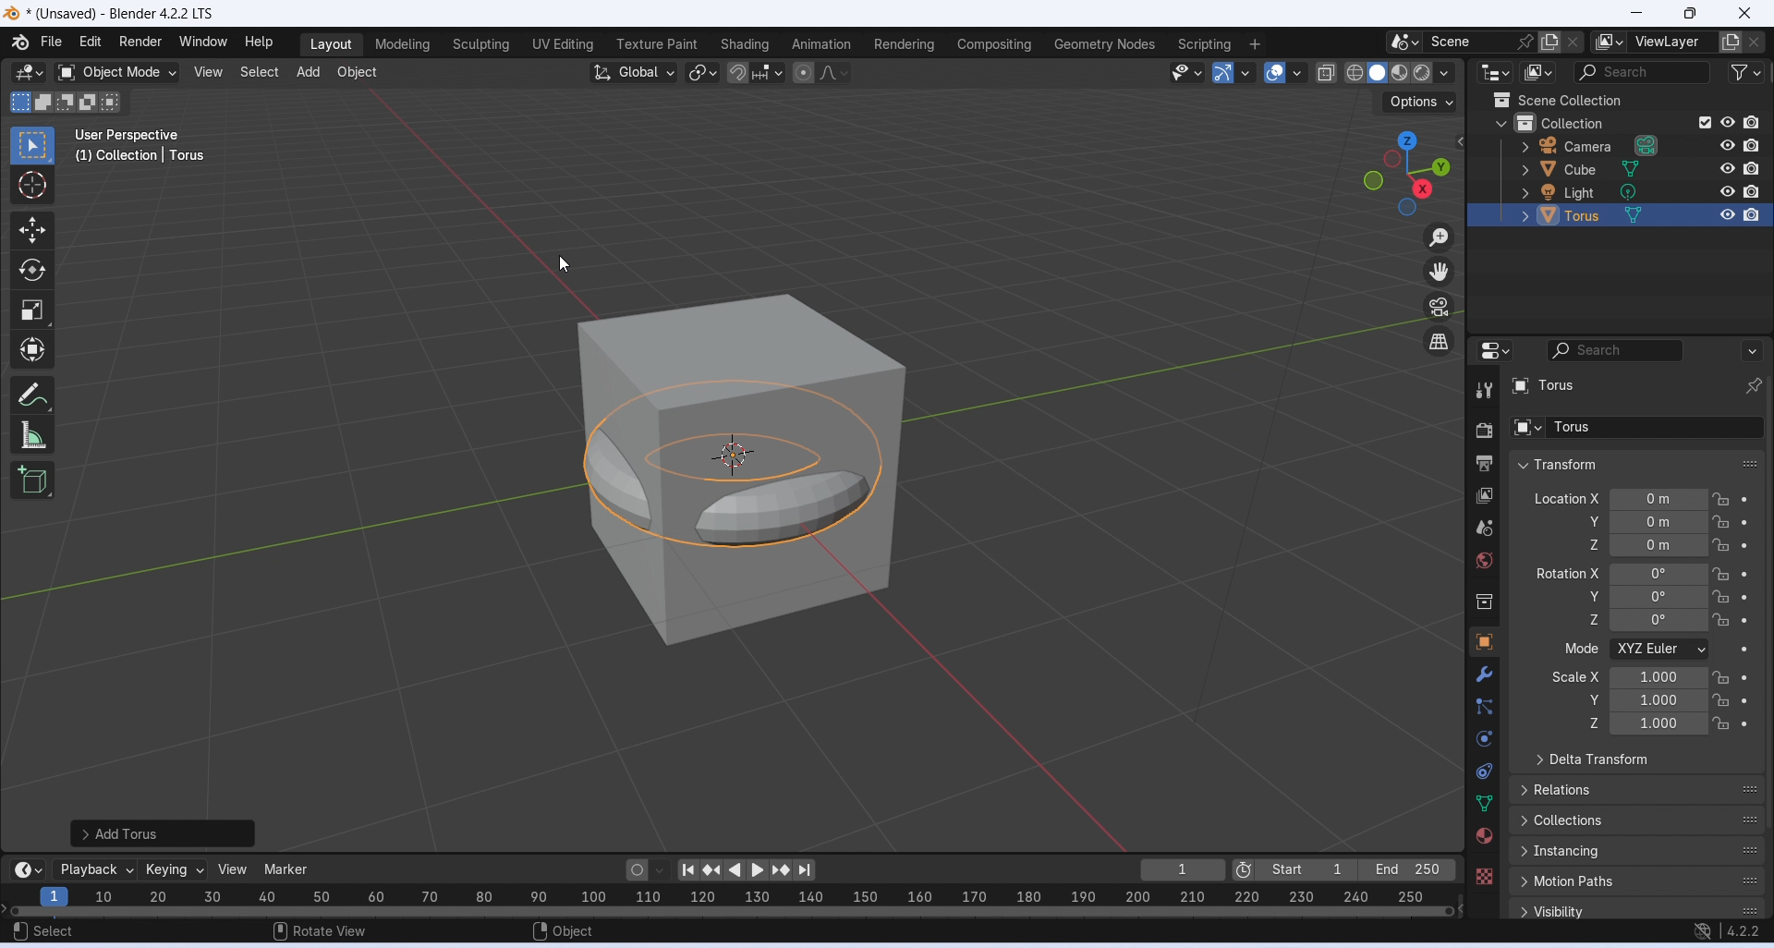  Describe the element at coordinates (768, 68) in the screenshot. I see `Snapping` at that location.